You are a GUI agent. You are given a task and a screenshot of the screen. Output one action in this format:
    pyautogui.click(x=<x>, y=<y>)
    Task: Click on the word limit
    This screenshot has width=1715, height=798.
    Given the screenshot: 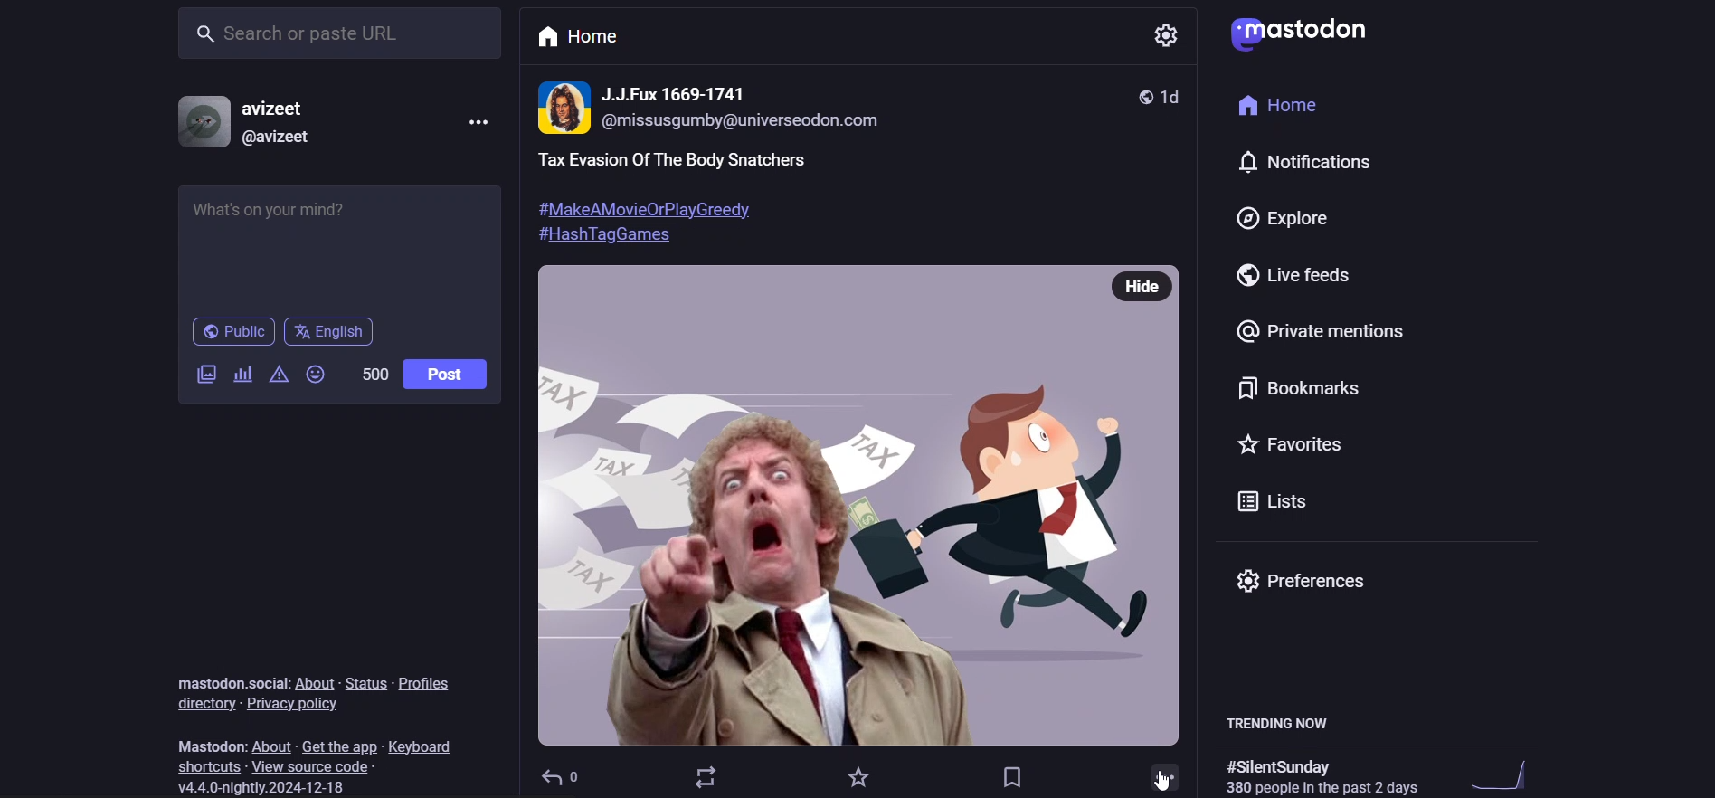 What is the action you would take?
    pyautogui.click(x=372, y=375)
    